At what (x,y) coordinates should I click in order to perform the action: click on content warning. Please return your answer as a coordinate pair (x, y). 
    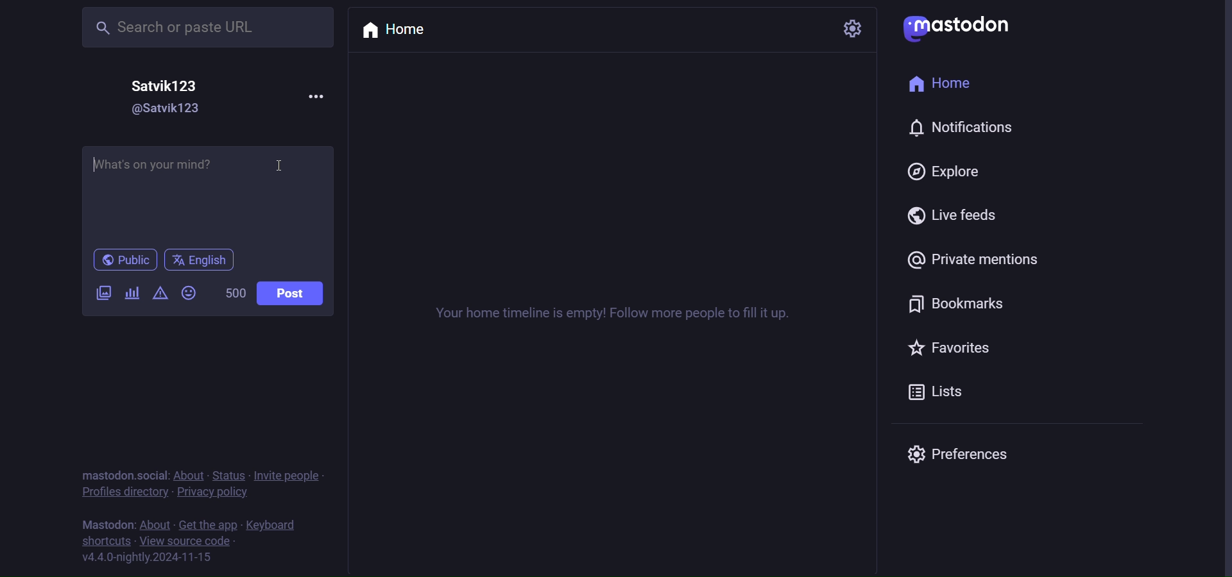
    Looking at the image, I should click on (158, 294).